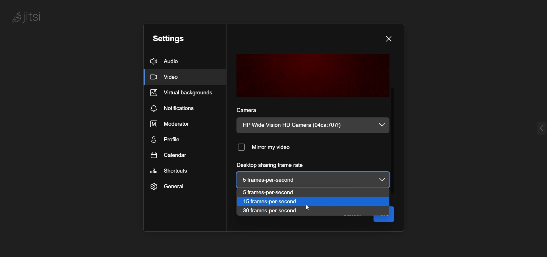  What do you see at coordinates (269, 146) in the screenshot?
I see `mirror my video` at bounding box center [269, 146].